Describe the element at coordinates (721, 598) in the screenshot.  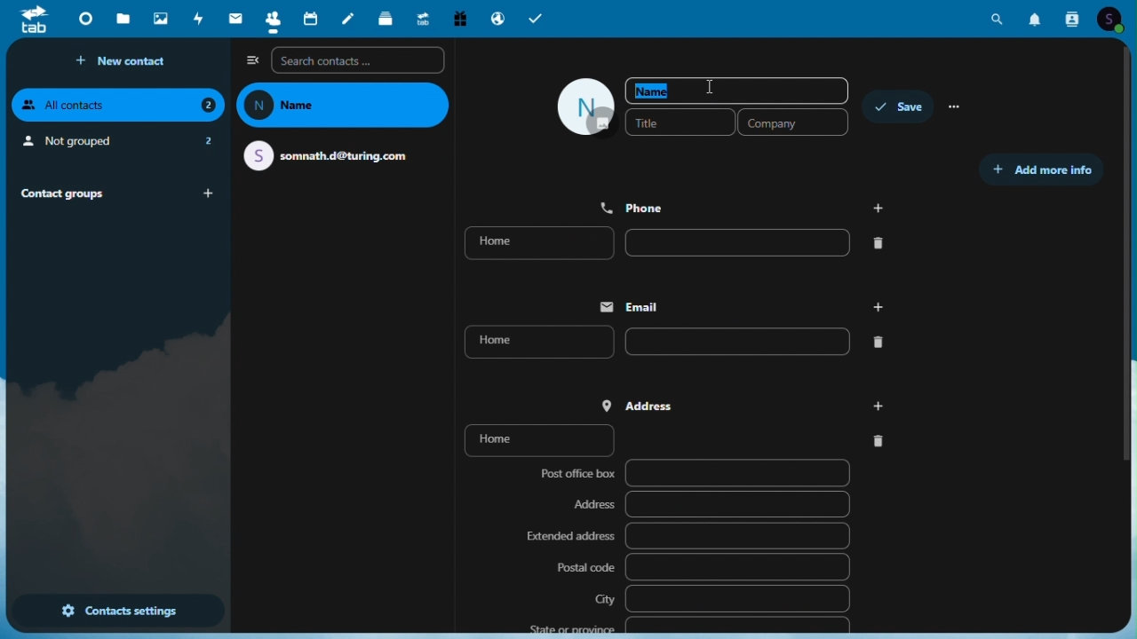
I see `City` at that location.